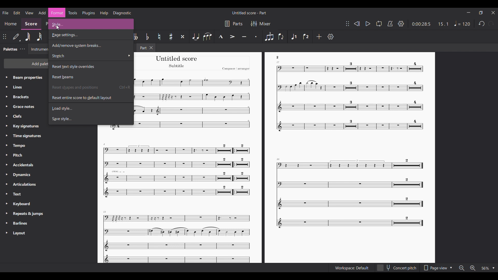 The image size is (498, 280). What do you see at coordinates (379, 24) in the screenshot?
I see `Loop playback` at bounding box center [379, 24].